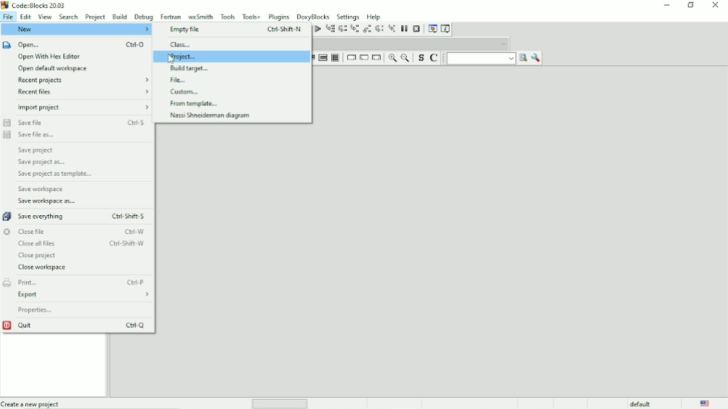 The width and height of the screenshot is (728, 409). Describe the element at coordinates (182, 45) in the screenshot. I see `Class` at that location.